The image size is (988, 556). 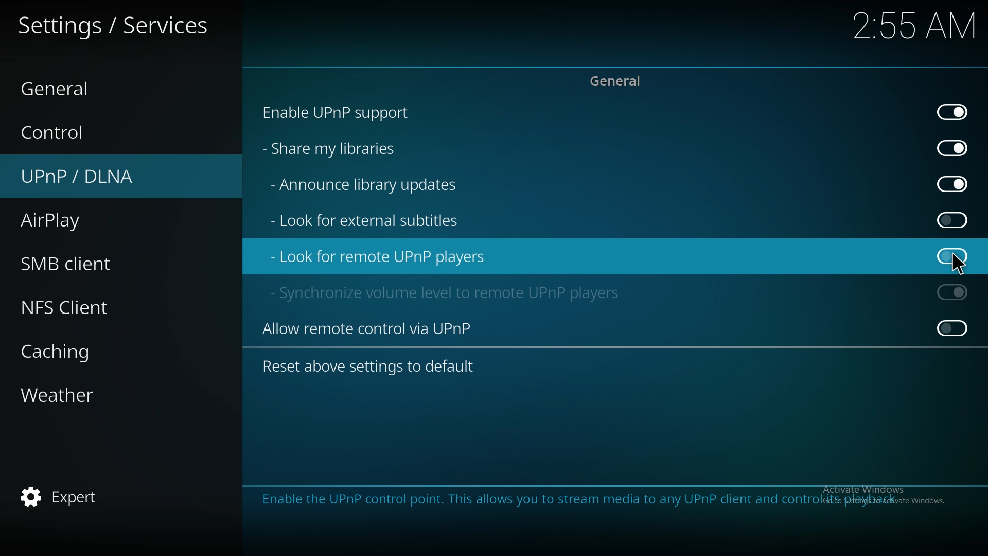 I want to click on reset, so click(x=377, y=367).